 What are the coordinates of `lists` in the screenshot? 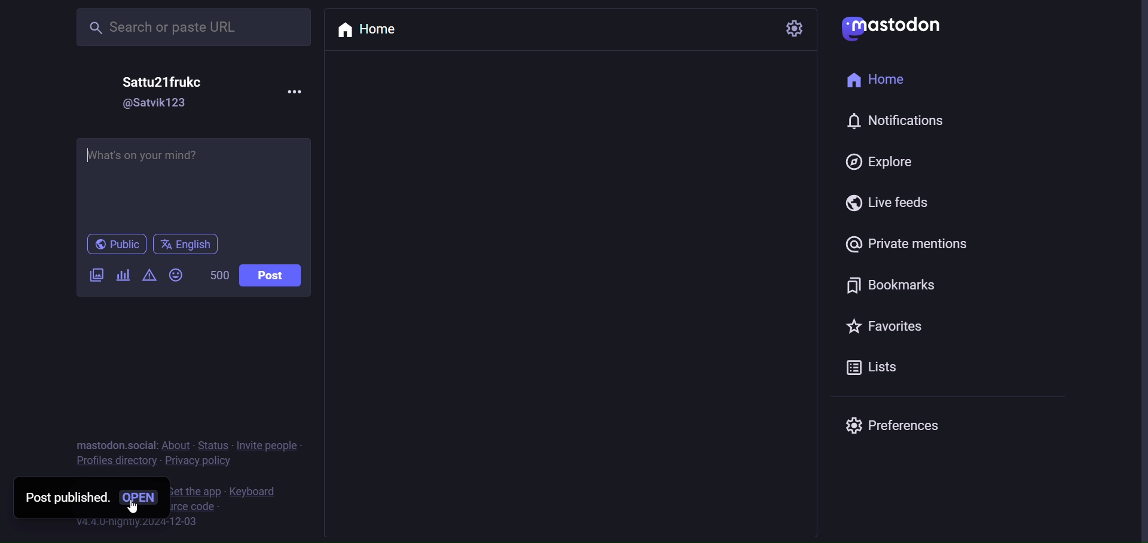 It's located at (872, 366).